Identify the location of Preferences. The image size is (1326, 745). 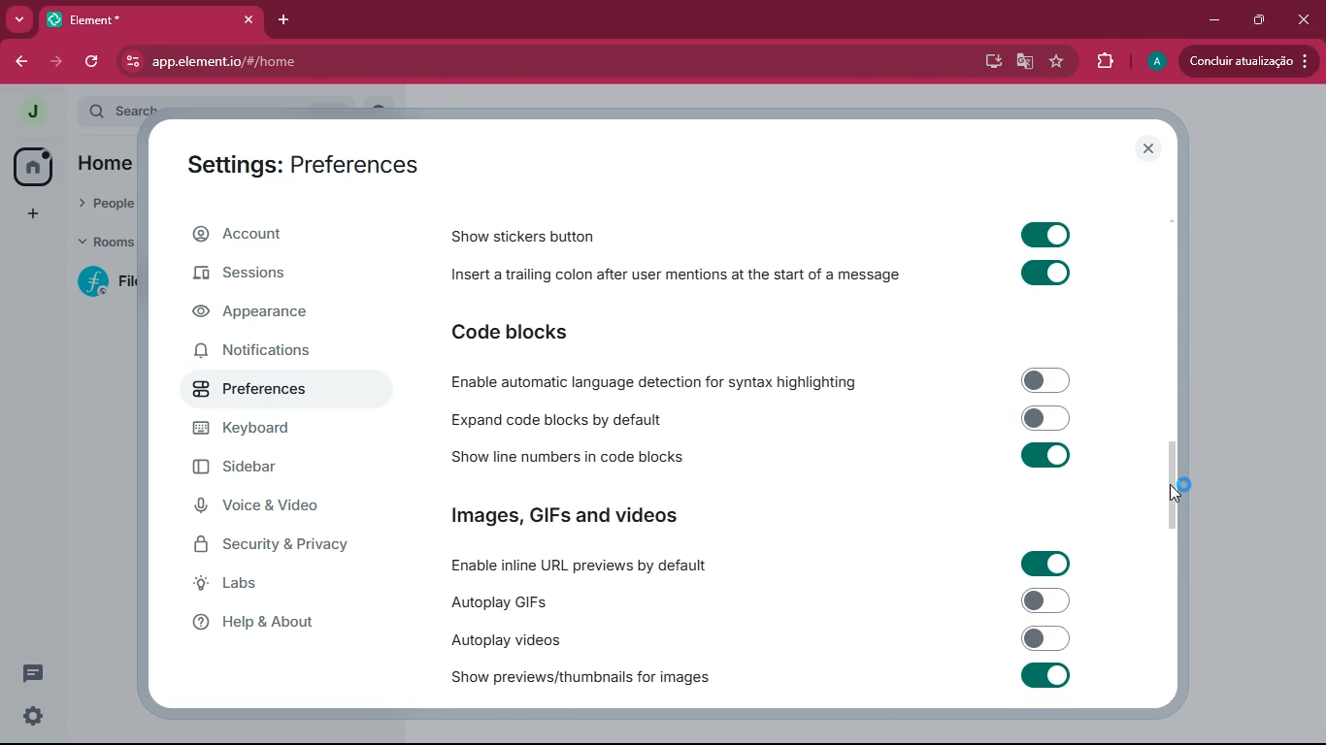
(289, 387).